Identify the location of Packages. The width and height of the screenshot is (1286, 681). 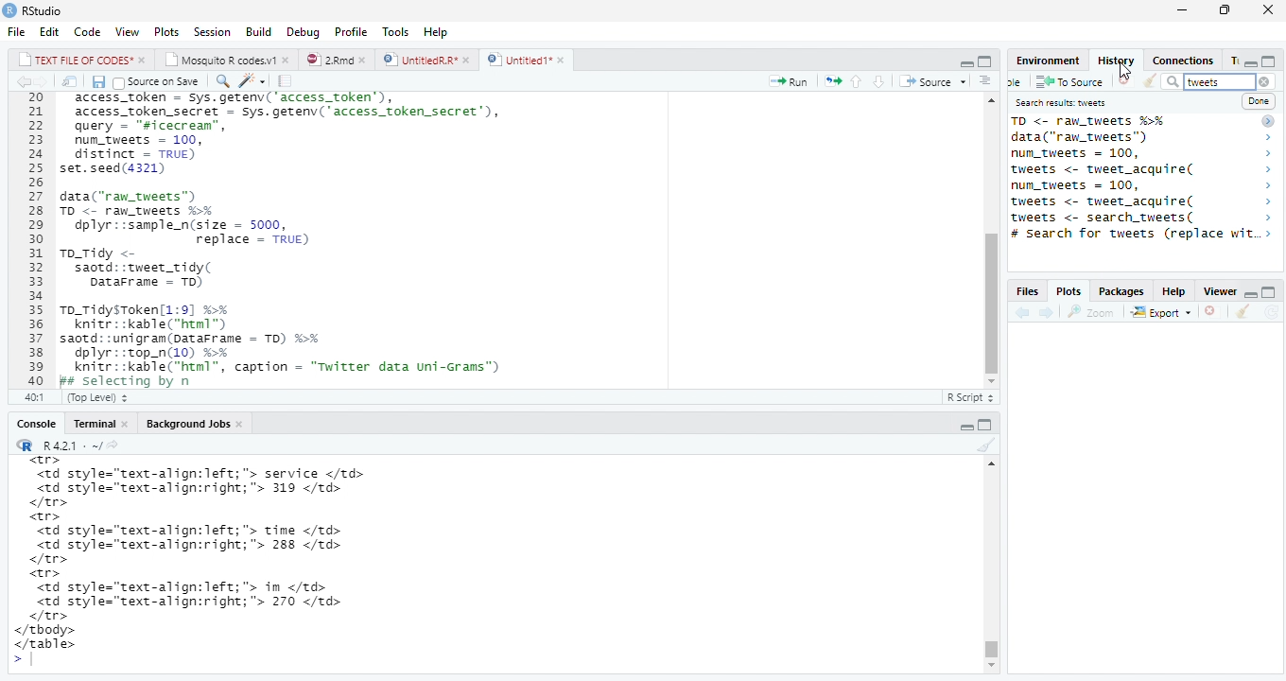
(1119, 291).